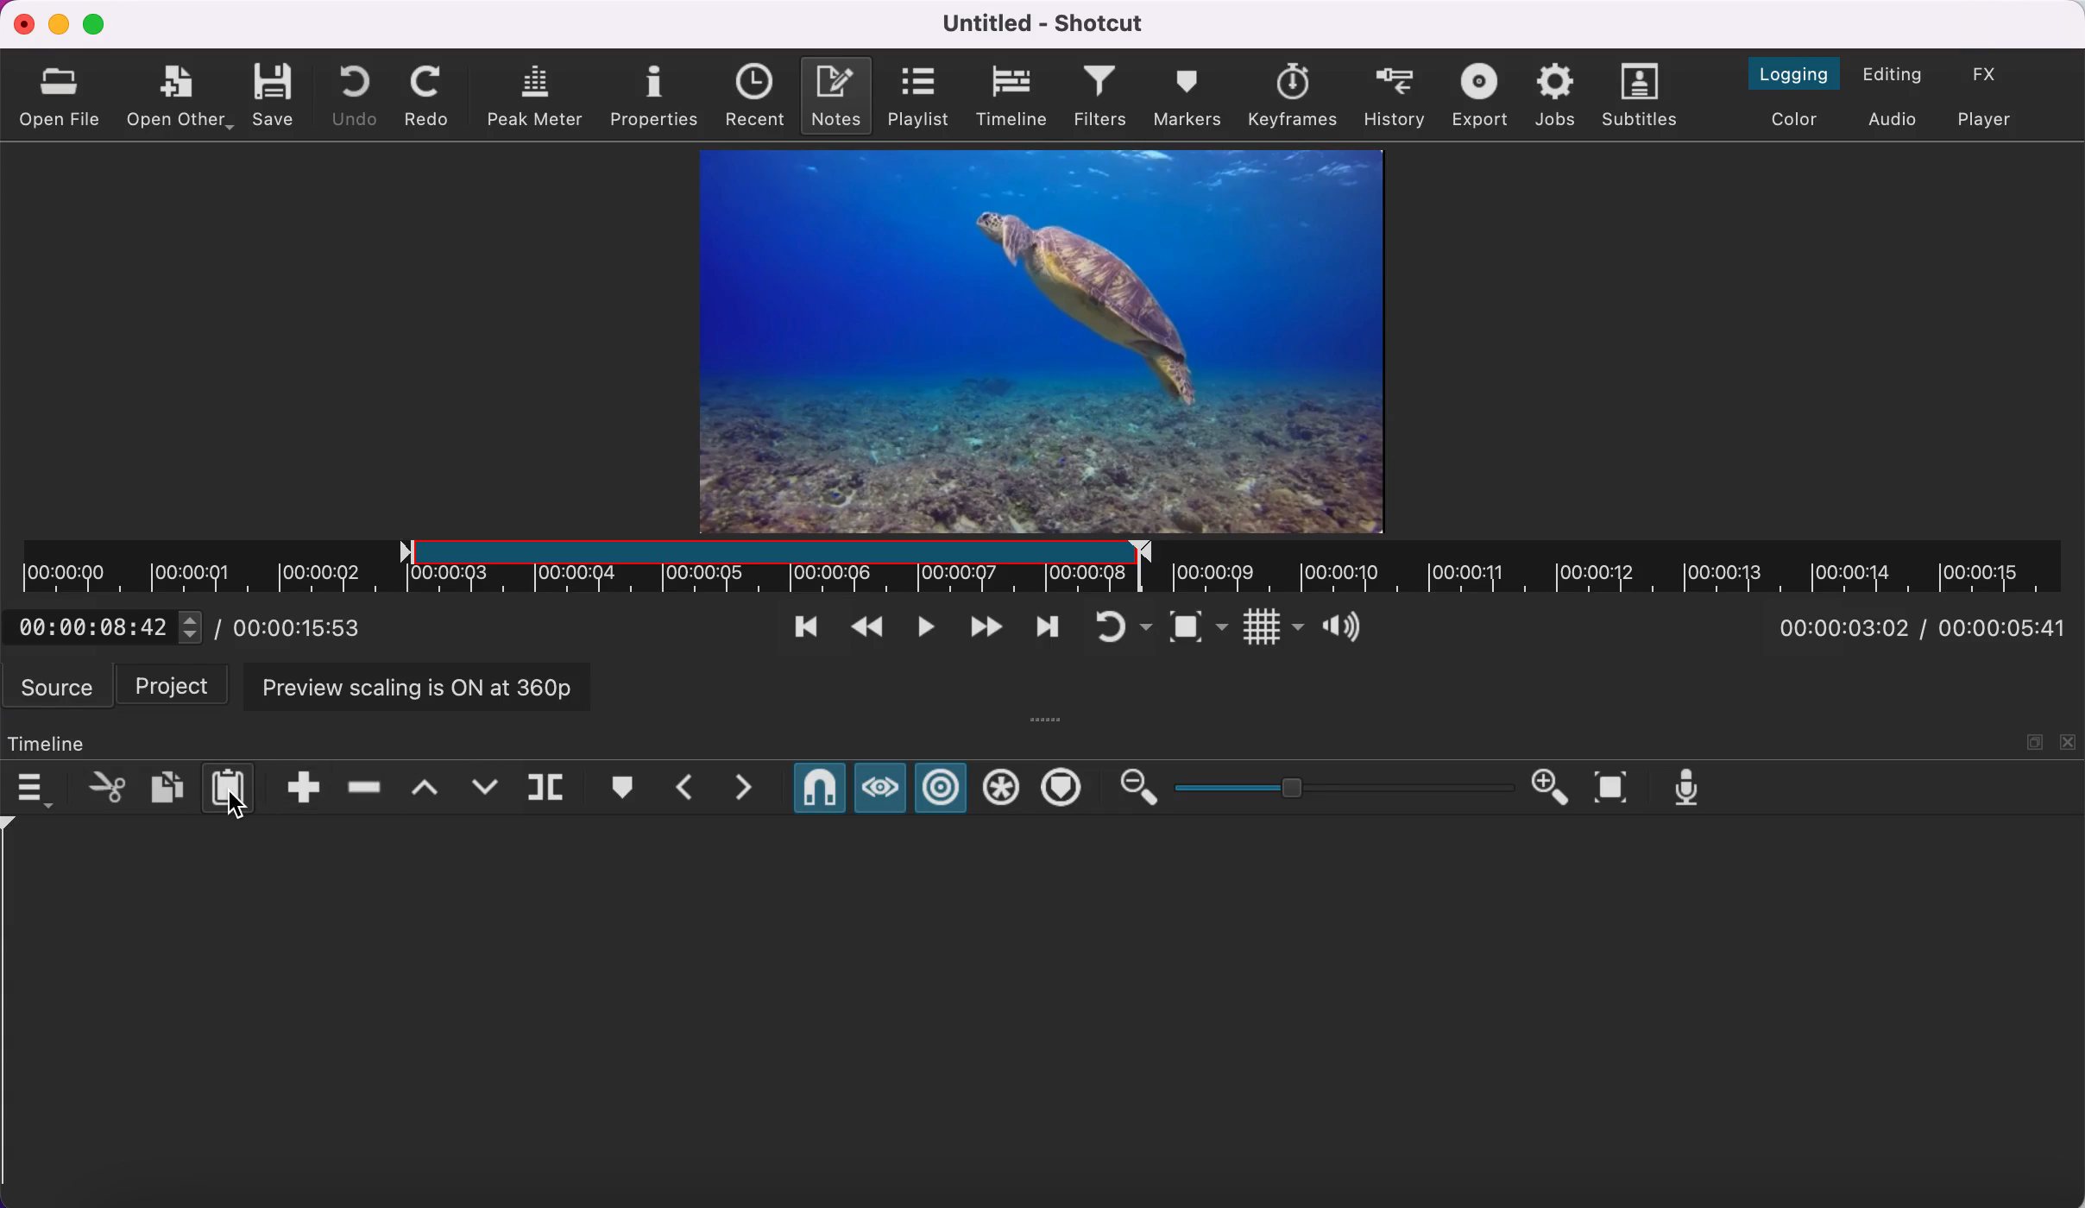 The height and width of the screenshot is (1208, 2085). What do you see at coordinates (201, 565) in the screenshot?
I see `unclipped region of timeline` at bounding box center [201, 565].